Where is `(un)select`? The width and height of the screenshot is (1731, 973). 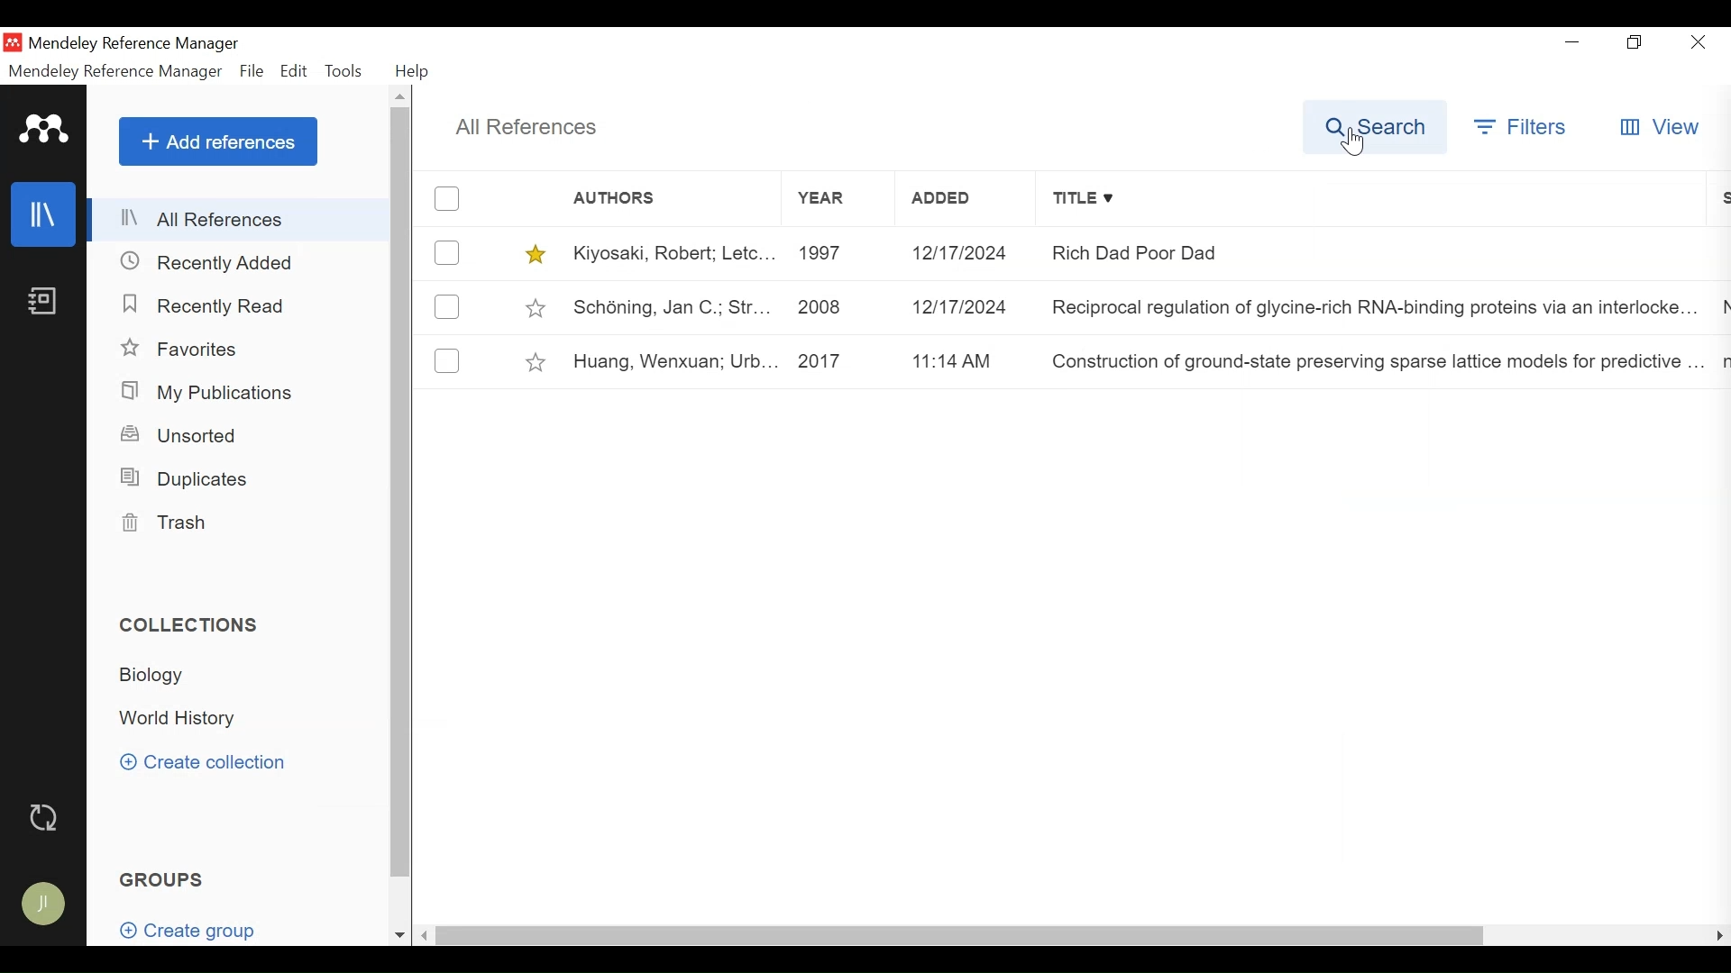 (un)select is located at coordinates (446, 252).